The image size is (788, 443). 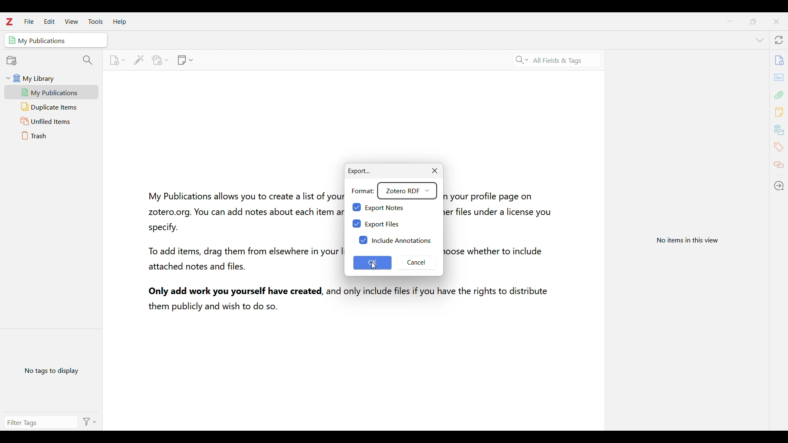 I want to click on Info, so click(x=779, y=59).